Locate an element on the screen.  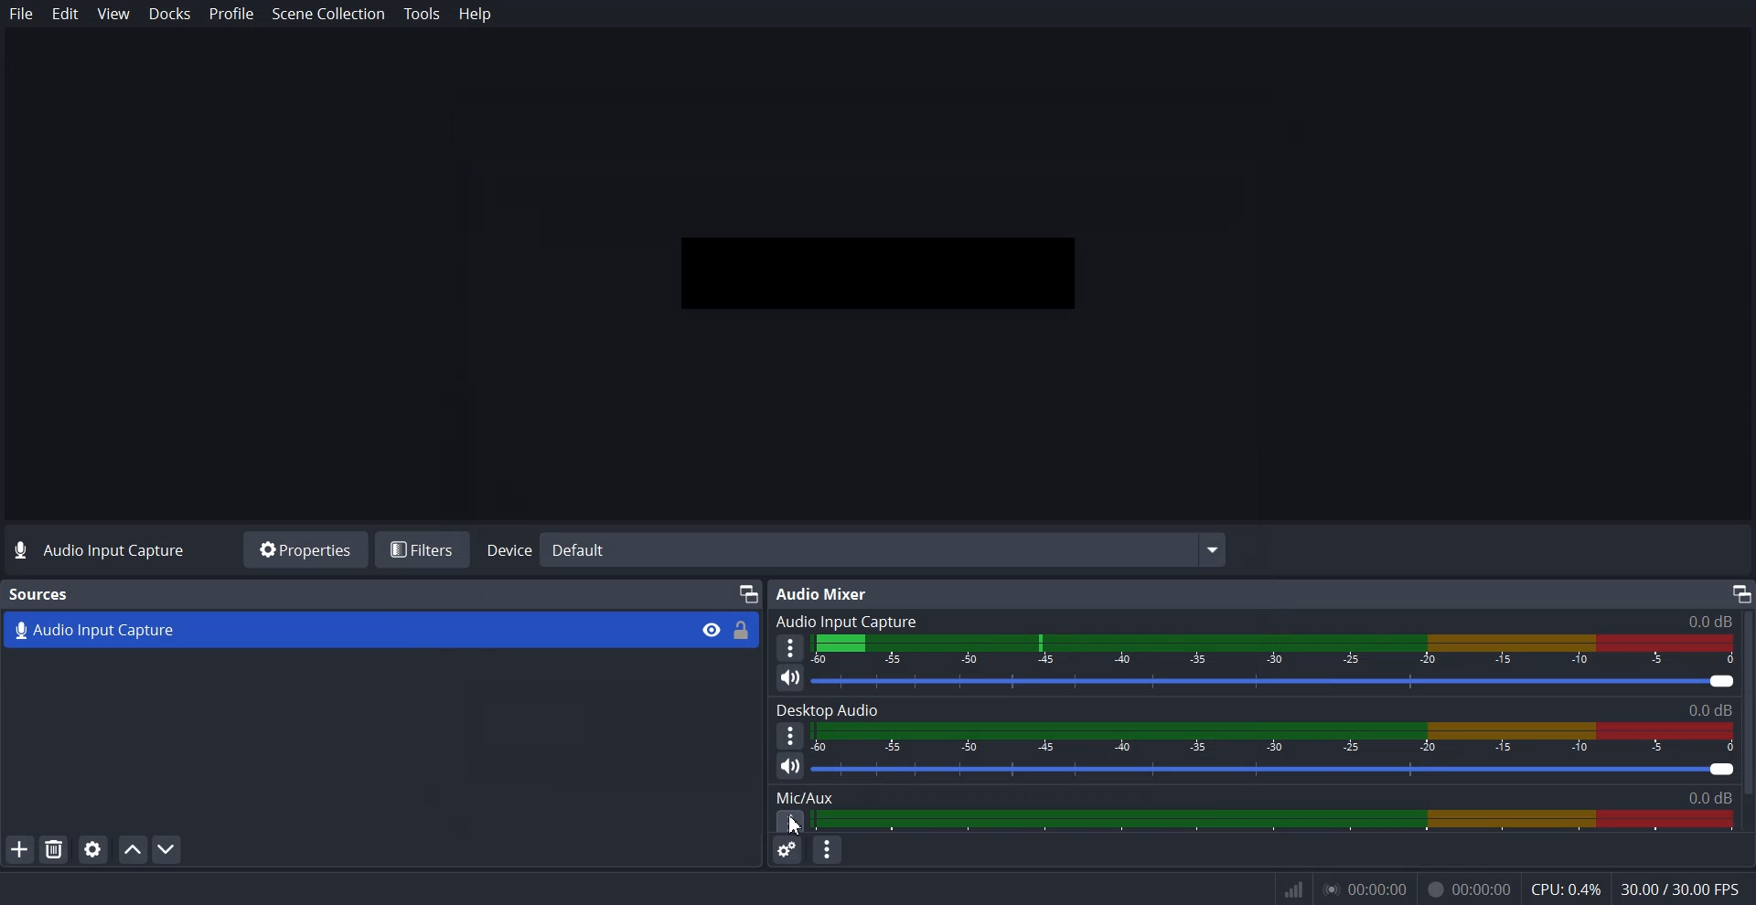
Mute is located at coordinates (791, 766).